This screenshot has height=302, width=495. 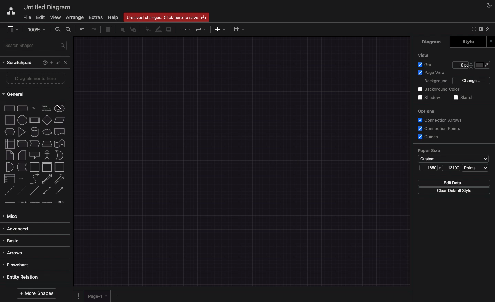 I want to click on connector 2, so click(x=22, y=202).